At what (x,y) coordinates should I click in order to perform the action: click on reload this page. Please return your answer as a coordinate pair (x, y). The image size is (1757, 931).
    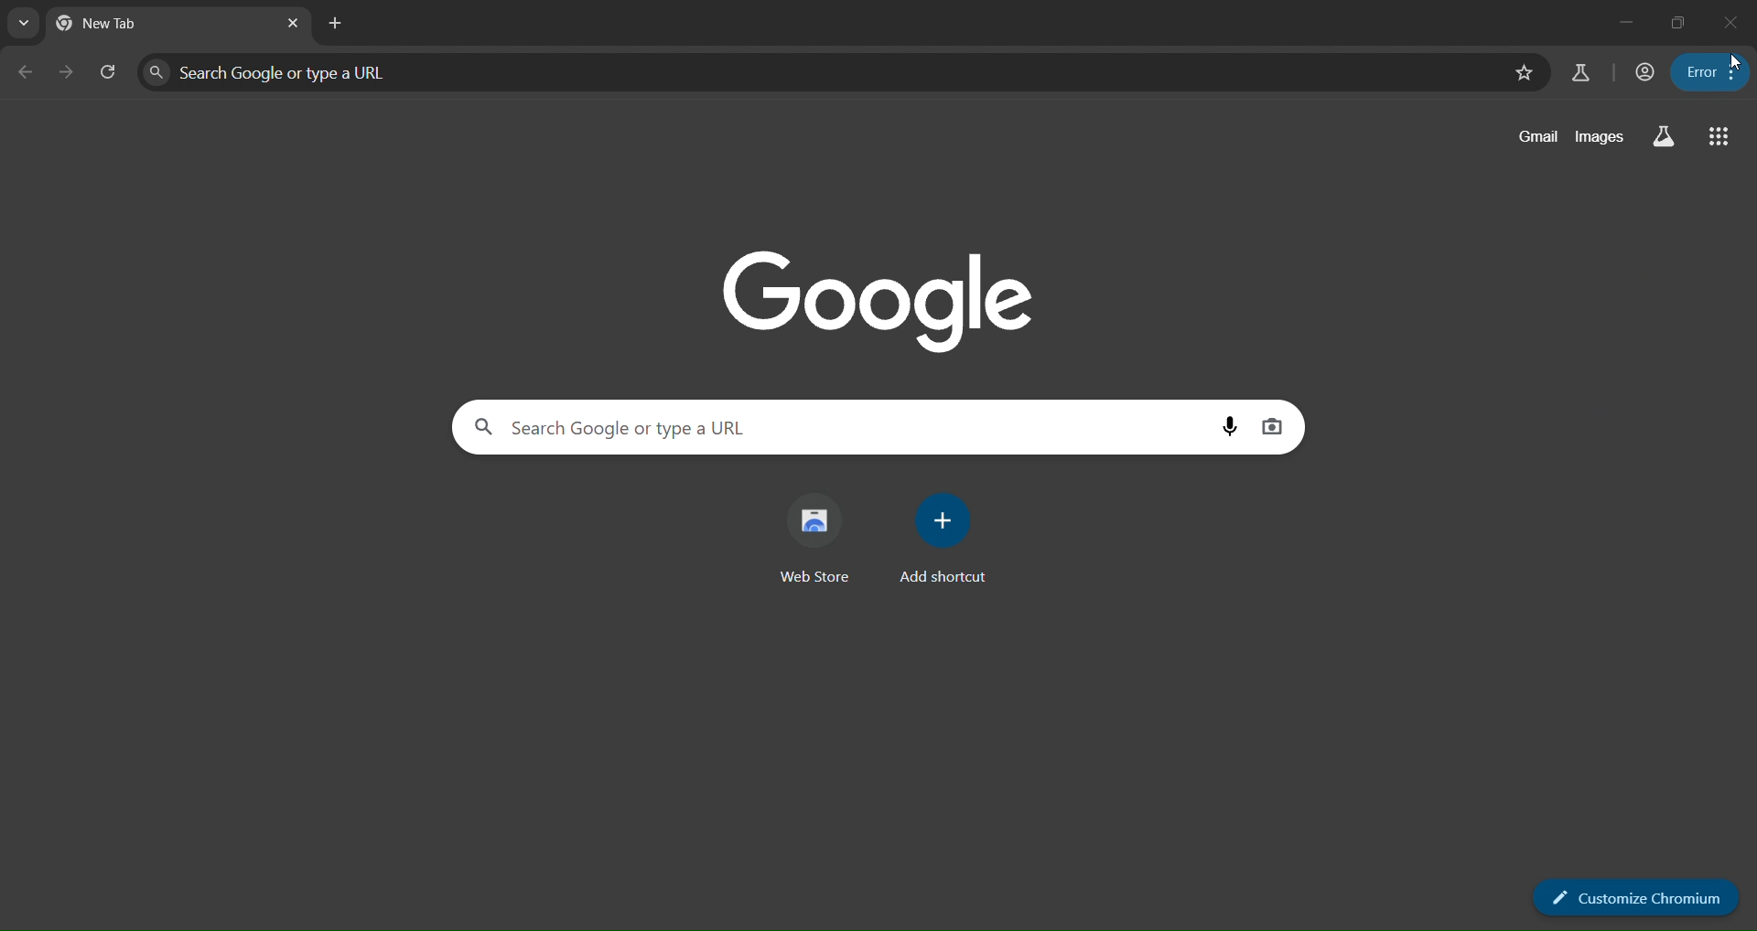
    Looking at the image, I should click on (114, 70).